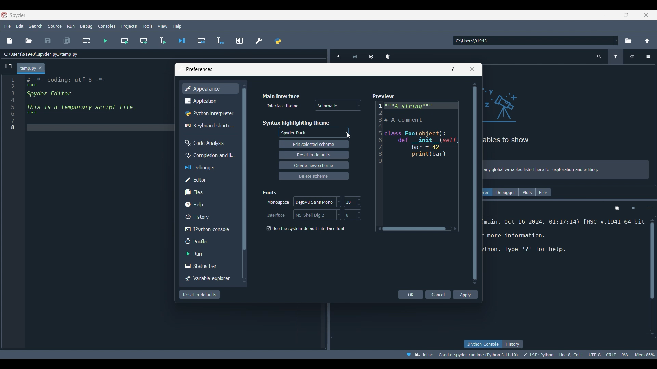 This screenshot has width=657, height=369. Describe the element at coordinates (282, 106) in the screenshot. I see `Indicates interface theme options` at that location.